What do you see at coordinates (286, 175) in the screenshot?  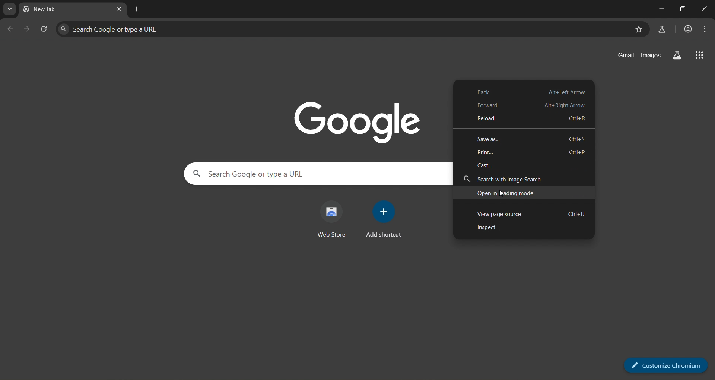 I see `search panel` at bounding box center [286, 175].